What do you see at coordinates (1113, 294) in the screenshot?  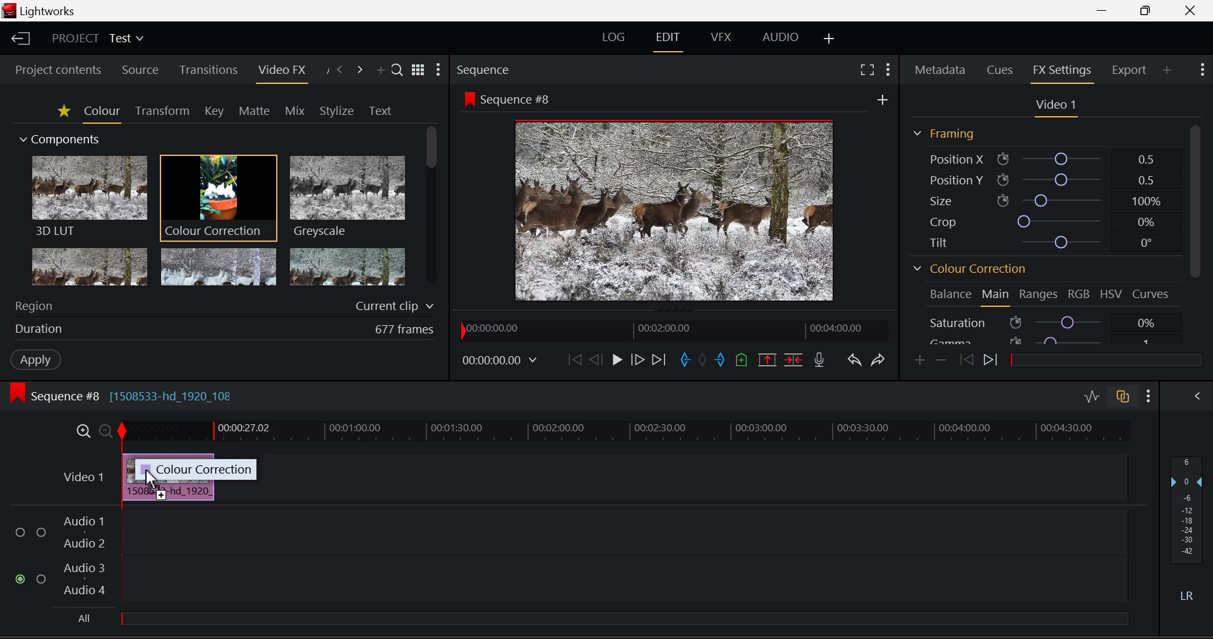 I see `HSV` at bounding box center [1113, 294].